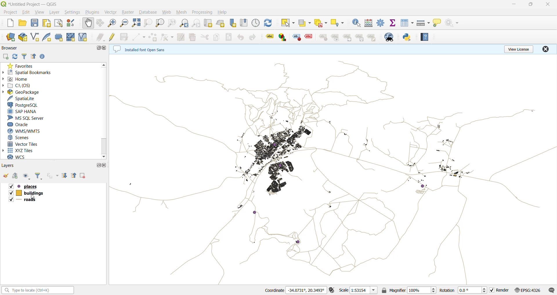  Describe the element at coordinates (44, 57) in the screenshot. I see `enable/disable properties` at that location.